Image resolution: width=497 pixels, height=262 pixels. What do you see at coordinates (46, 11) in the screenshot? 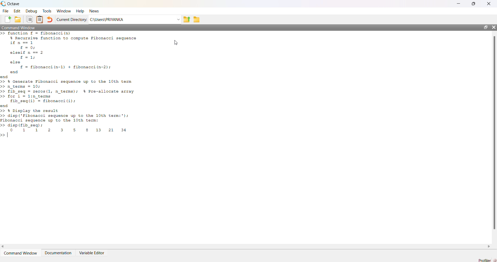
I see `Tools` at bounding box center [46, 11].